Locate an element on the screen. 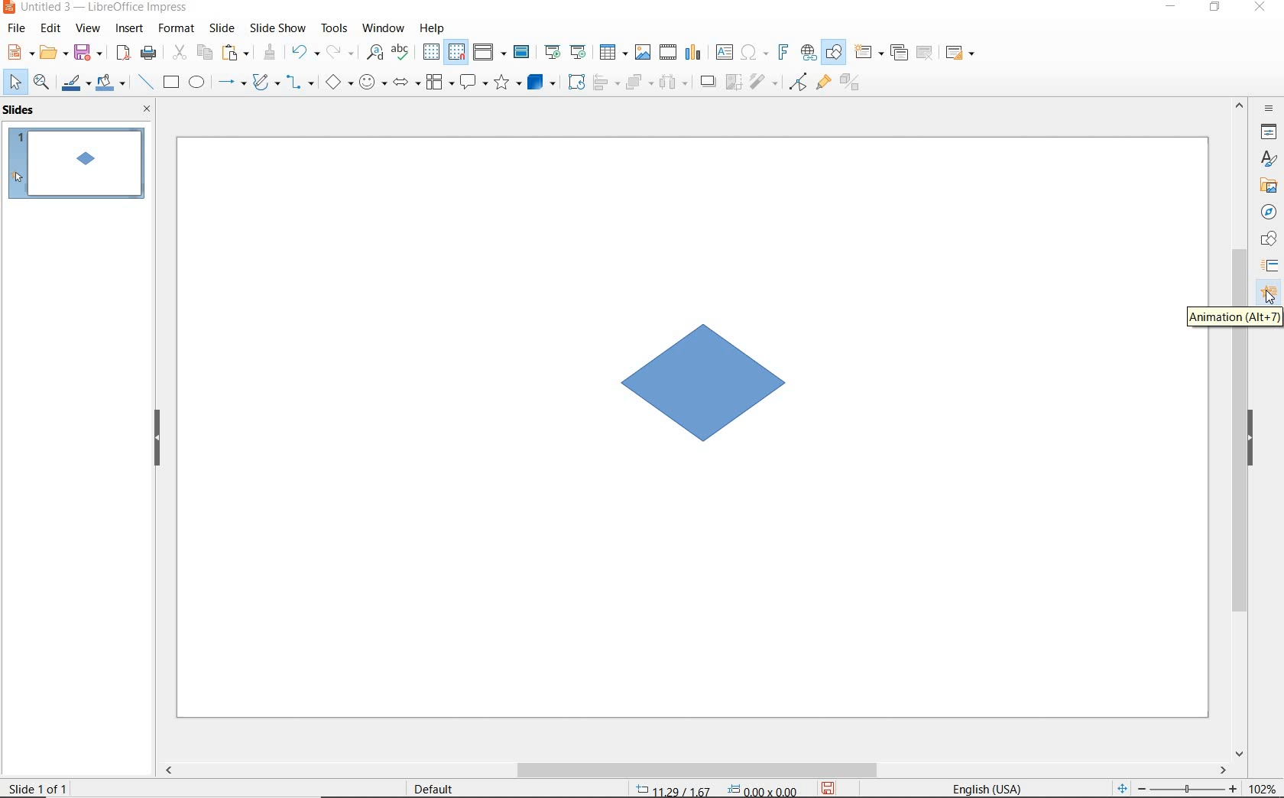  zoom factor is located at coordinates (1261, 787).